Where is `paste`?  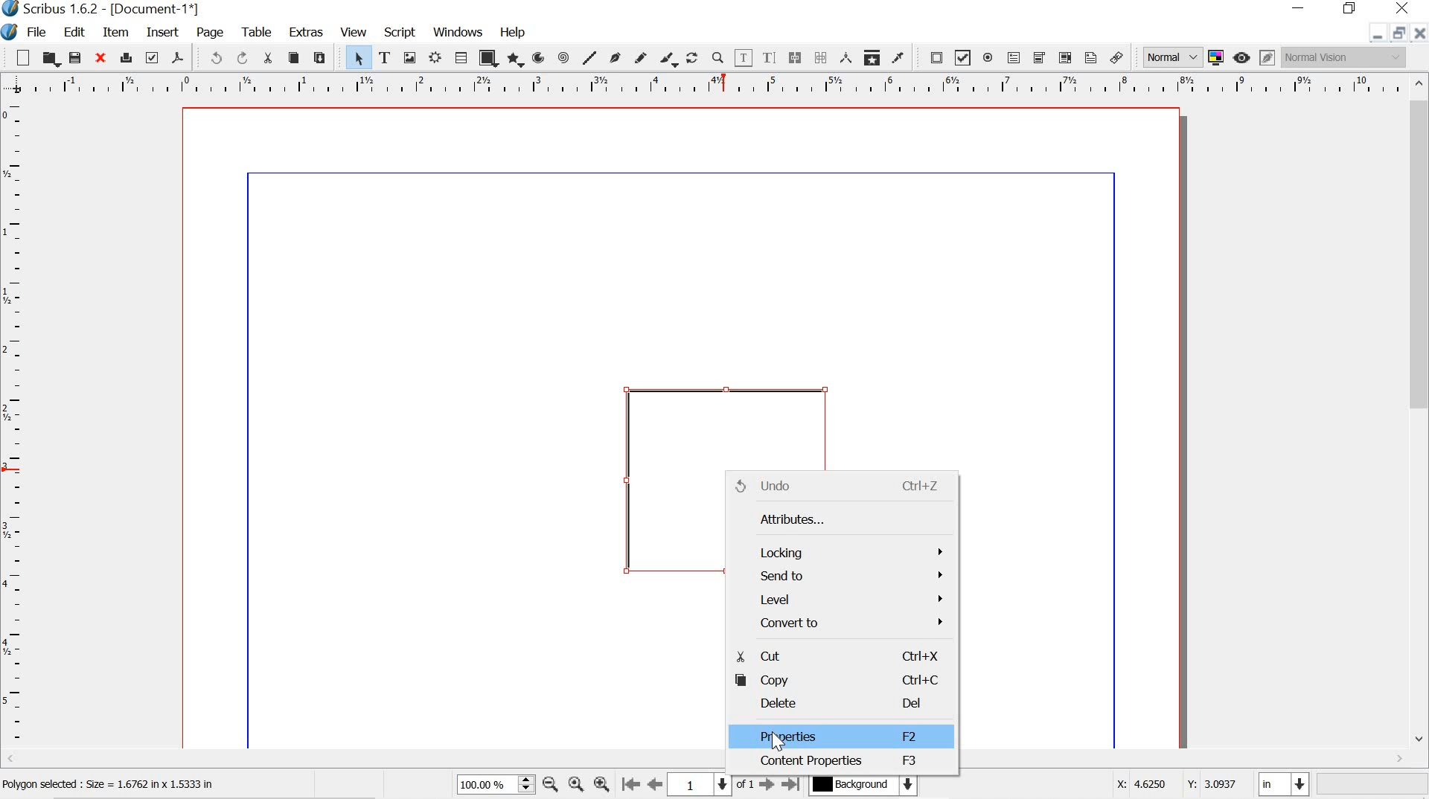
paste is located at coordinates (322, 56).